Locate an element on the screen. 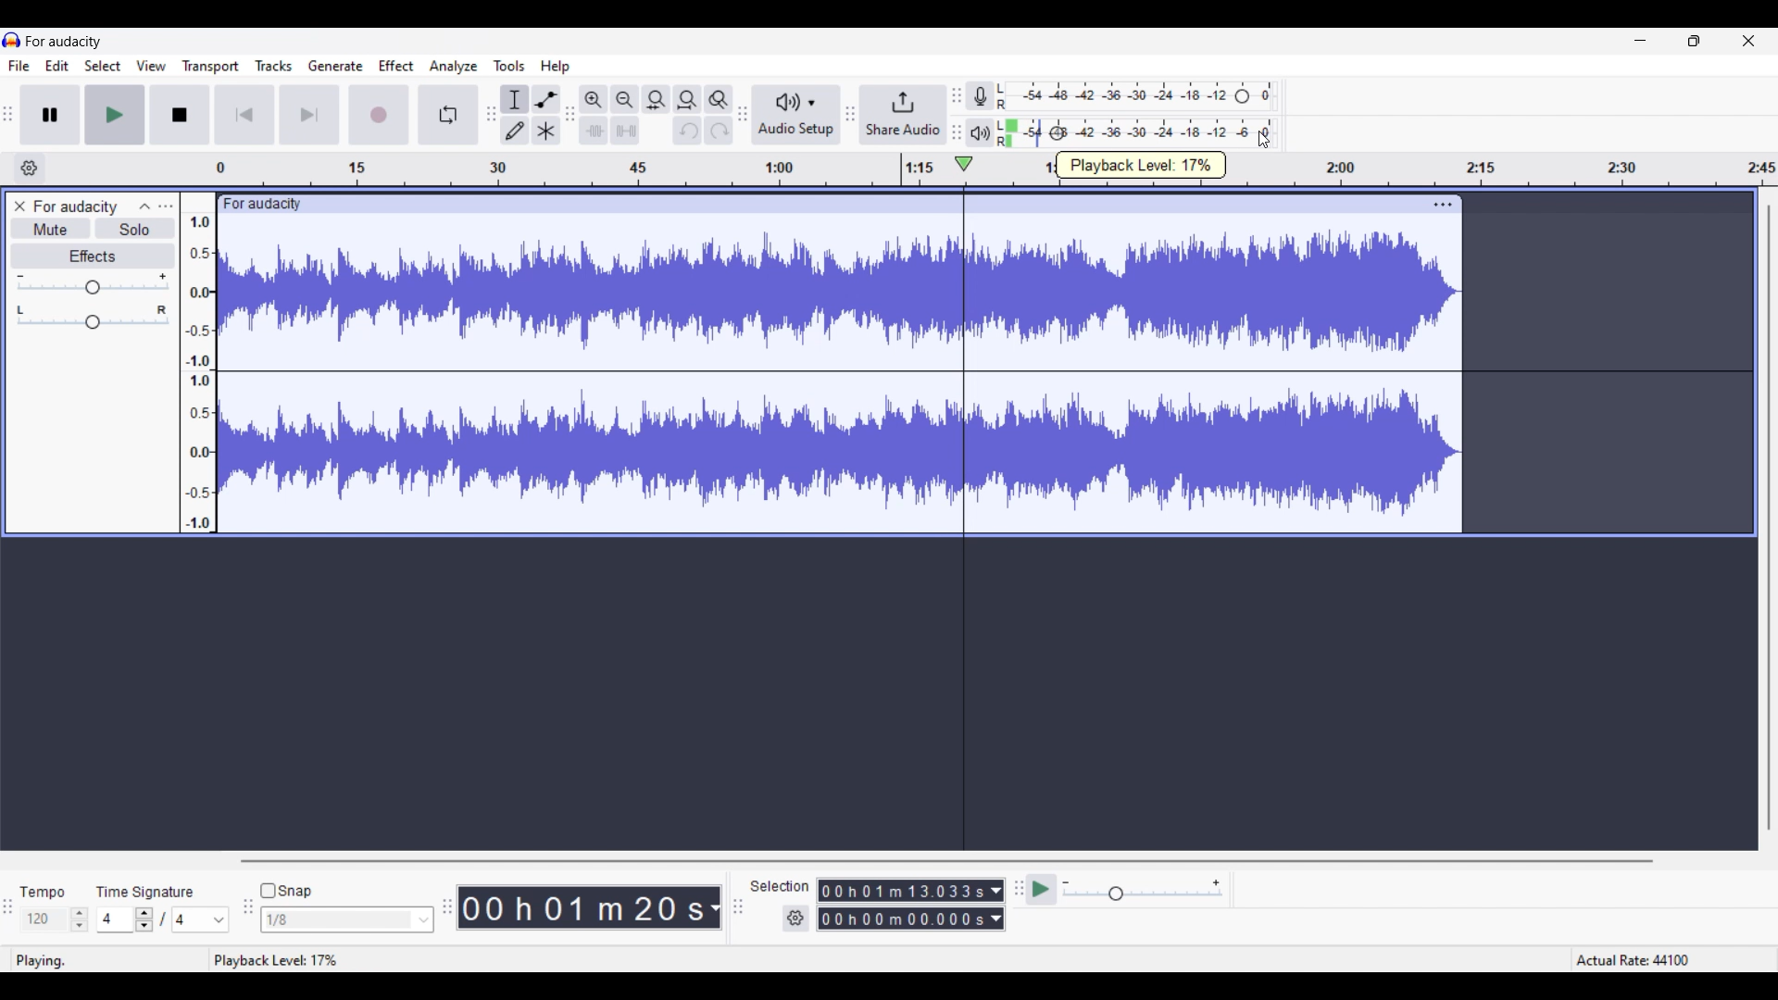 The height and width of the screenshot is (1000, 1778). Timeline settings is located at coordinates (30, 168).